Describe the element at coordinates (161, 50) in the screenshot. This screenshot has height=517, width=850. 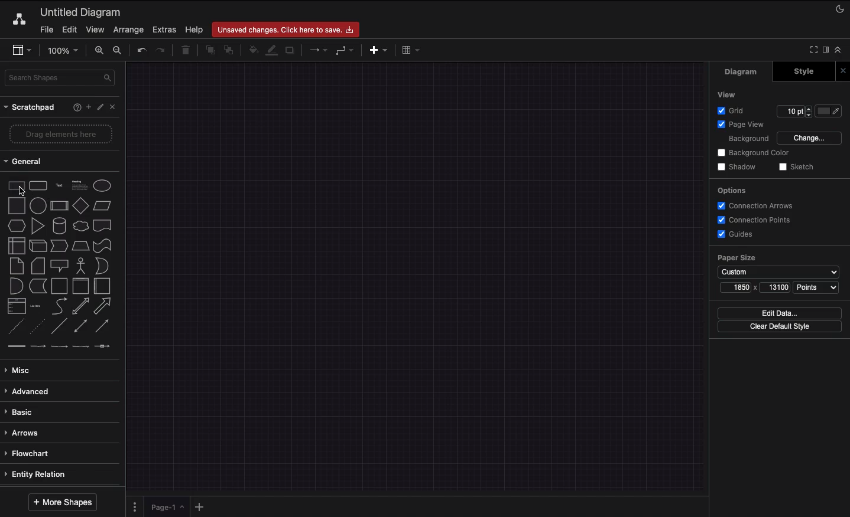
I see `Redo` at that location.